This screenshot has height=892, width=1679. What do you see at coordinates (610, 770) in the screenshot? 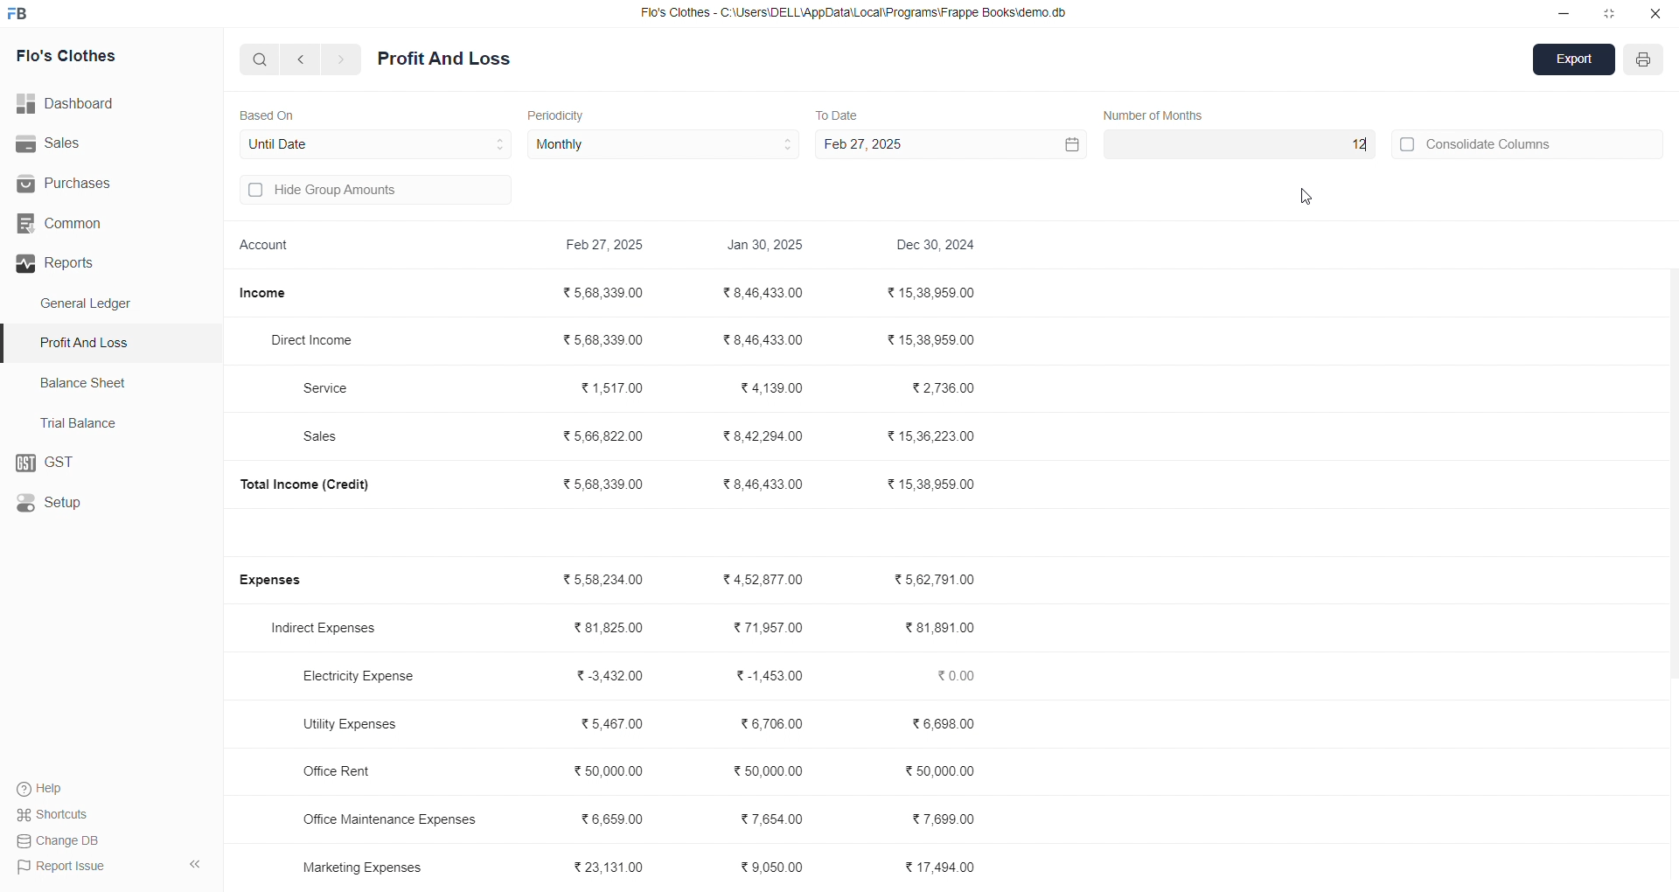
I see `₹50,000.00` at bounding box center [610, 770].